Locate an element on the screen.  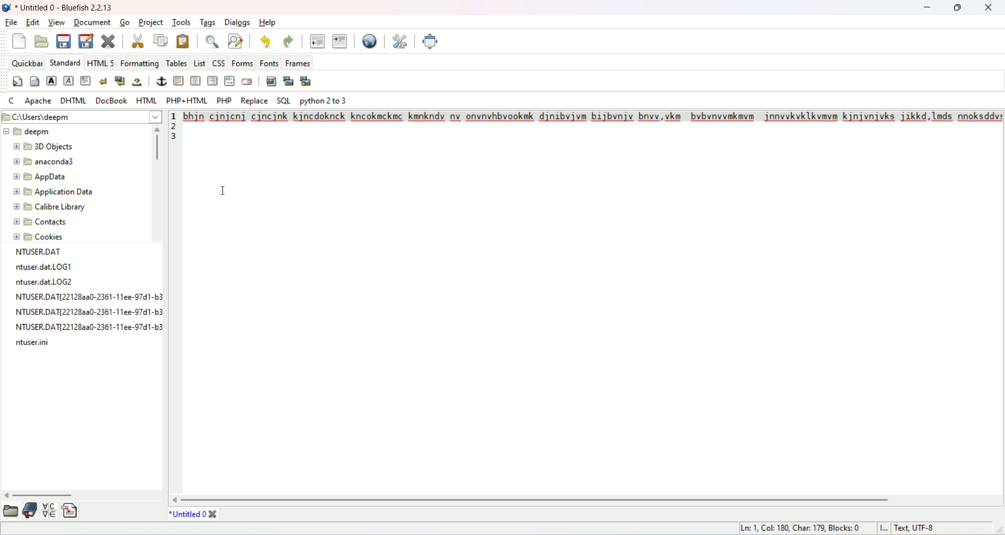
tags is located at coordinates (208, 21).